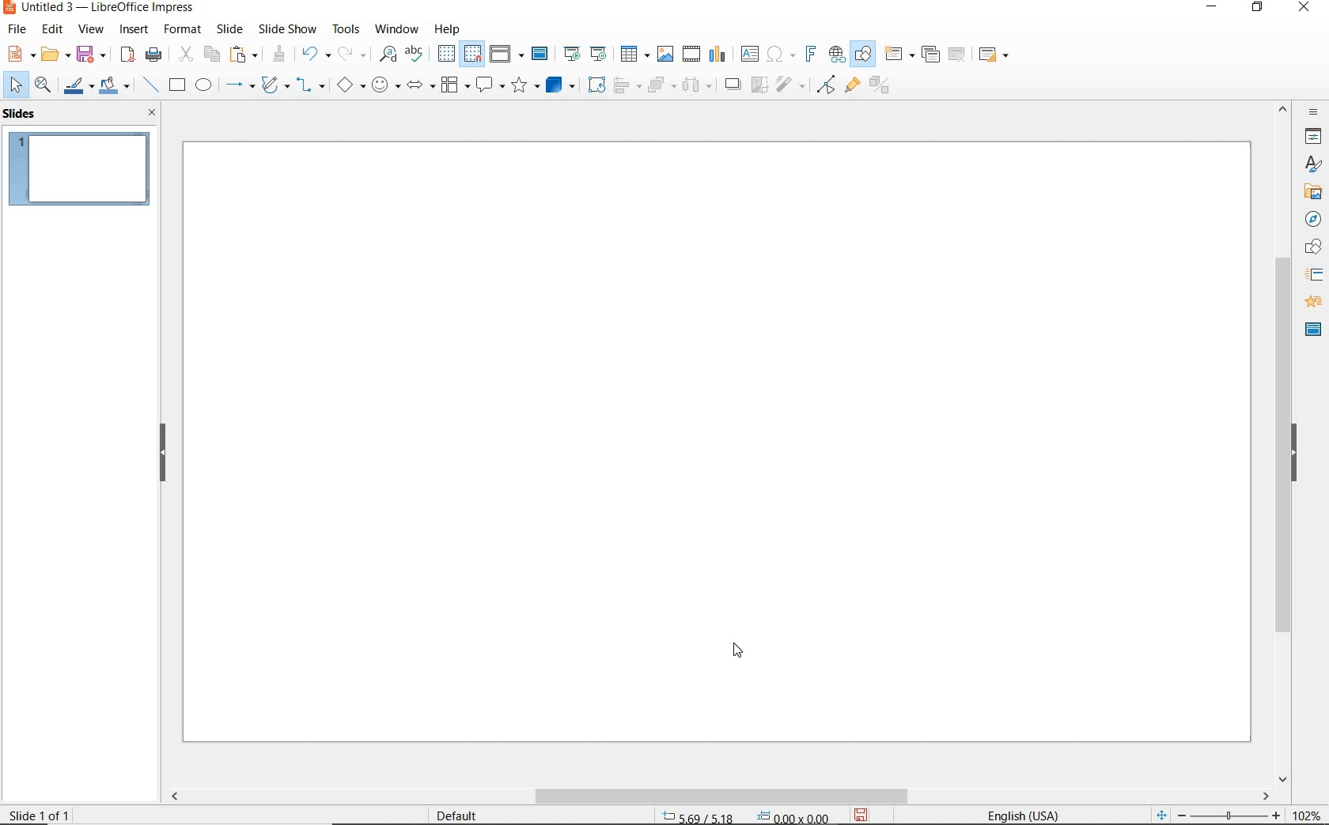 This screenshot has width=1329, height=825. Describe the element at coordinates (507, 54) in the screenshot. I see `DISPLAY VIEWS` at that location.